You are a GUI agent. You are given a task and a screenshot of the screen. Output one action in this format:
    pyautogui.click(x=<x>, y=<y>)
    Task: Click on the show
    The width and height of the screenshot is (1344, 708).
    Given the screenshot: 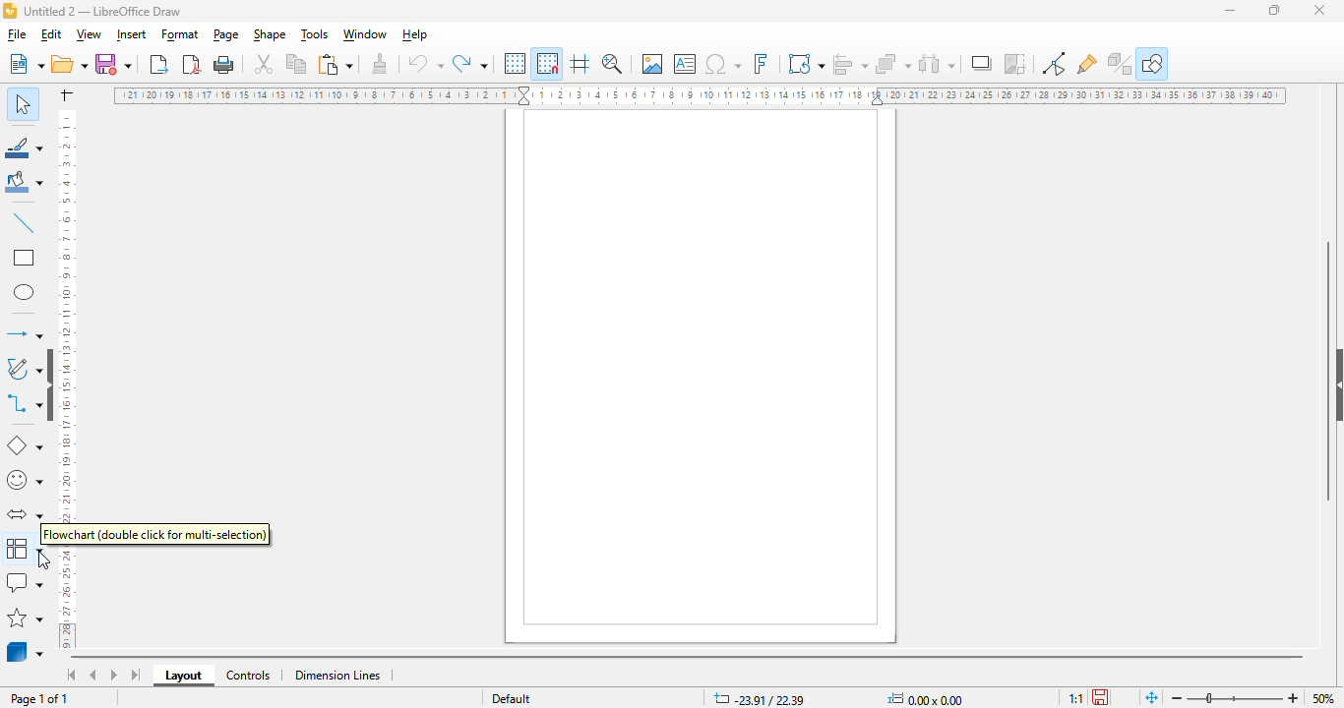 What is the action you would take?
    pyautogui.click(x=52, y=385)
    